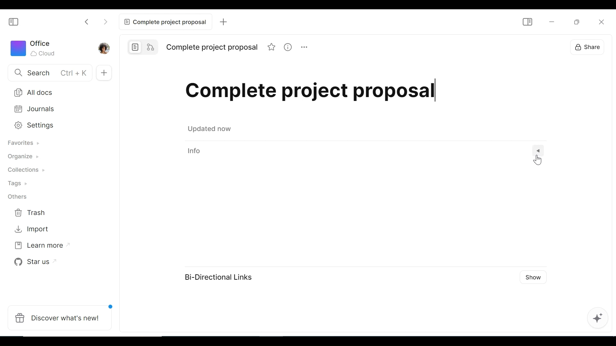 The height and width of the screenshot is (346, 616). What do you see at coordinates (272, 48) in the screenshot?
I see `favorite` at bounding box center [272, 48].